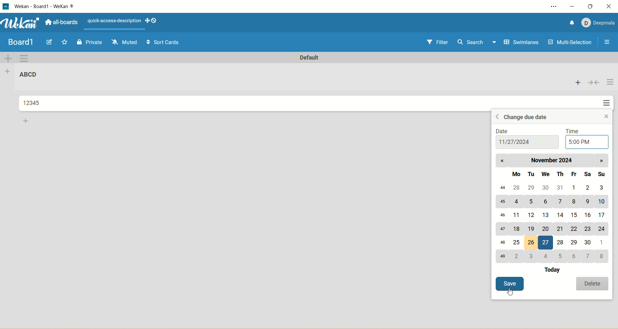 This screenshot has width=618, height=329. Describe the element at coordinates (573, 7) in the screenshot. I see `minimize` at that location.